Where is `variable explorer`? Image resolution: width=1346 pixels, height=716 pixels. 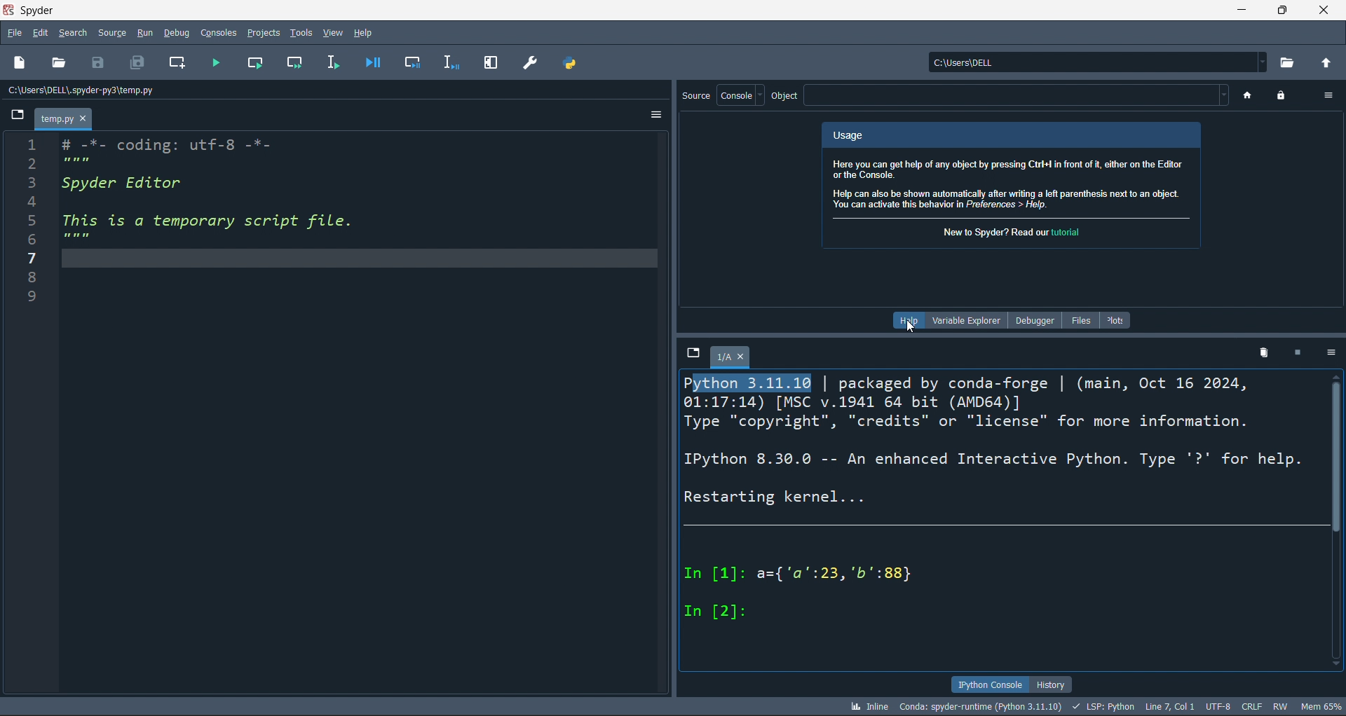 variable explorer is located at coordinates (965, 320).